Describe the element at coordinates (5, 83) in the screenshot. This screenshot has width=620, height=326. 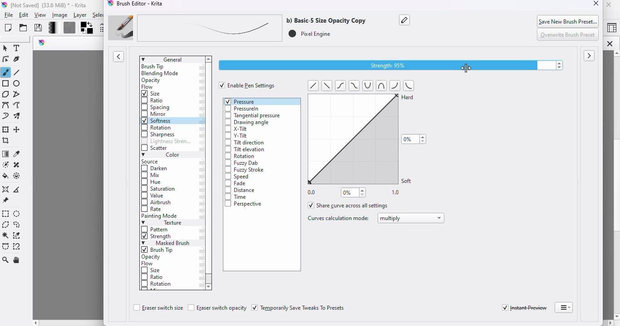
I see `rectangle tool` at that location.